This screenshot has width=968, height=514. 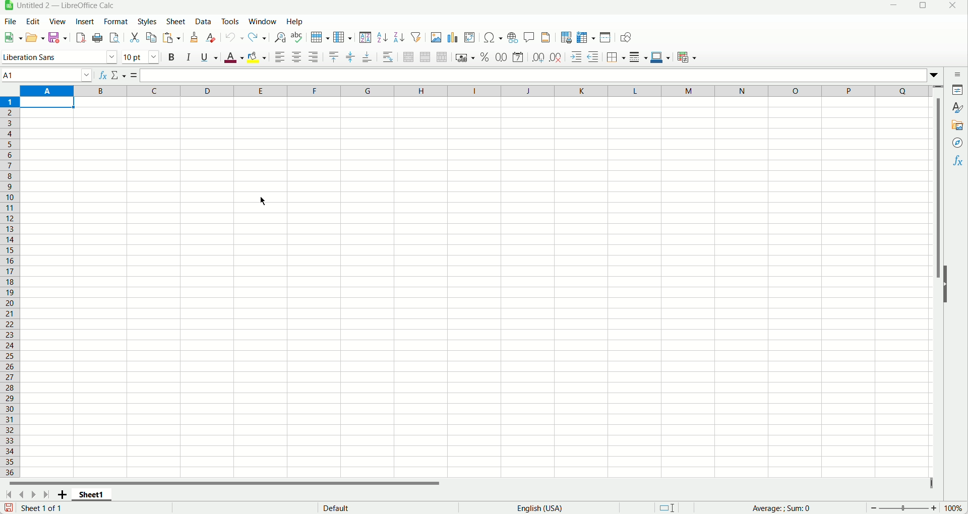 I want to click on Format as date, so click(x=518, y=56).